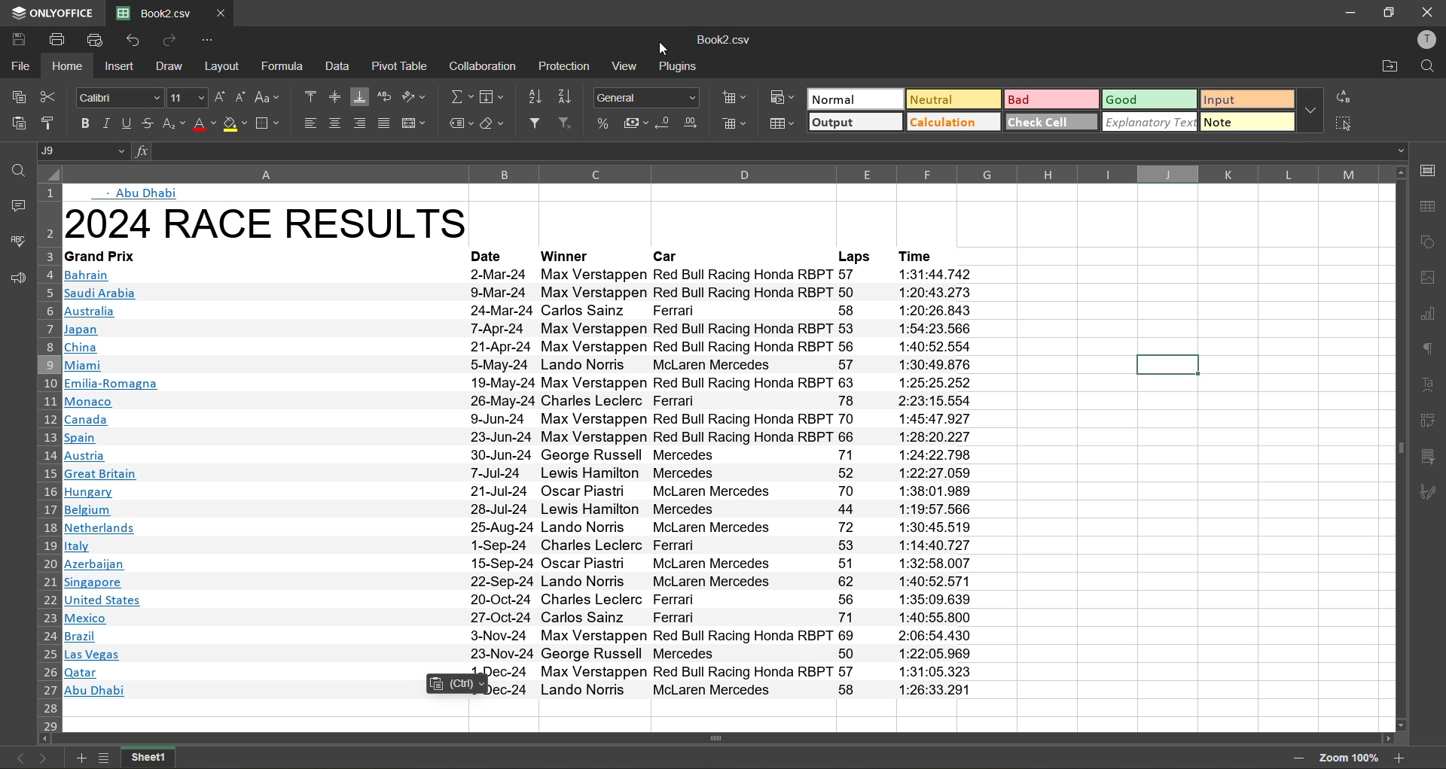 Image resolution: width=1446 pixels, height=769 pixels. I want to click on italic, so click(104, 121).